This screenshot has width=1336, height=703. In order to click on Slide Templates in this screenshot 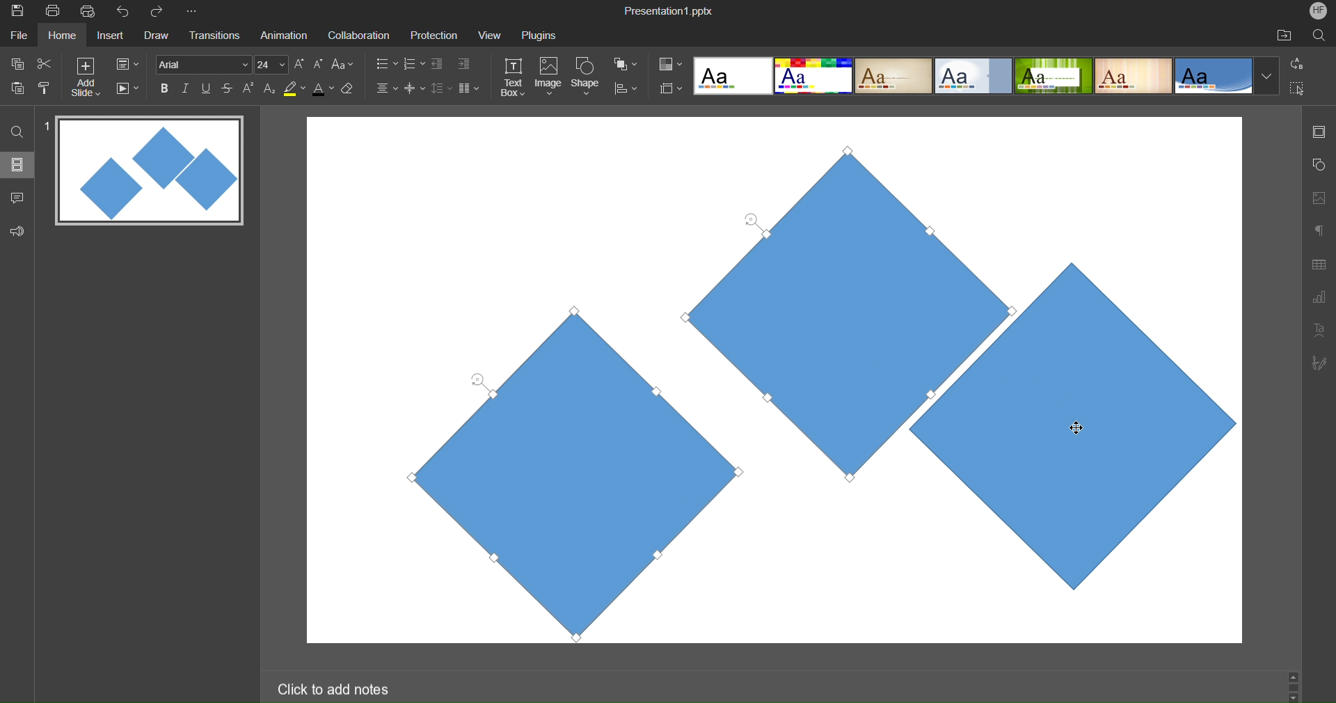, I will do `click(987, 74)`.